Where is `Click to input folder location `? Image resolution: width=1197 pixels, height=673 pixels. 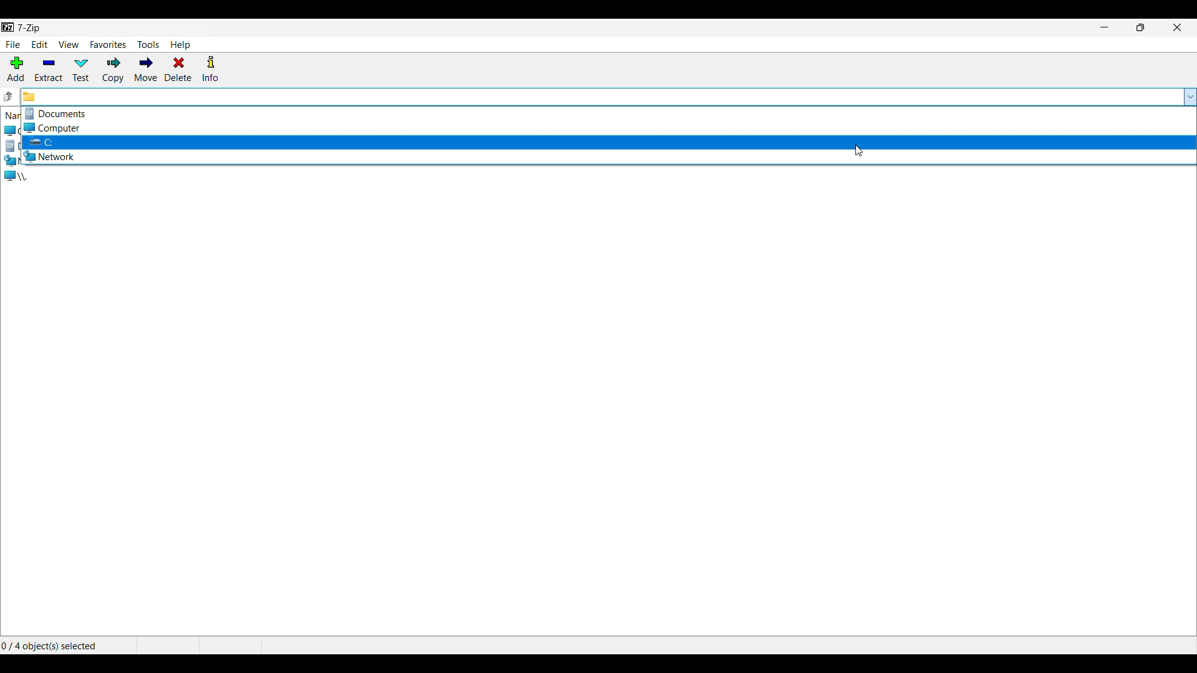
Click to input folder location  is located at coordinates (599, 97).